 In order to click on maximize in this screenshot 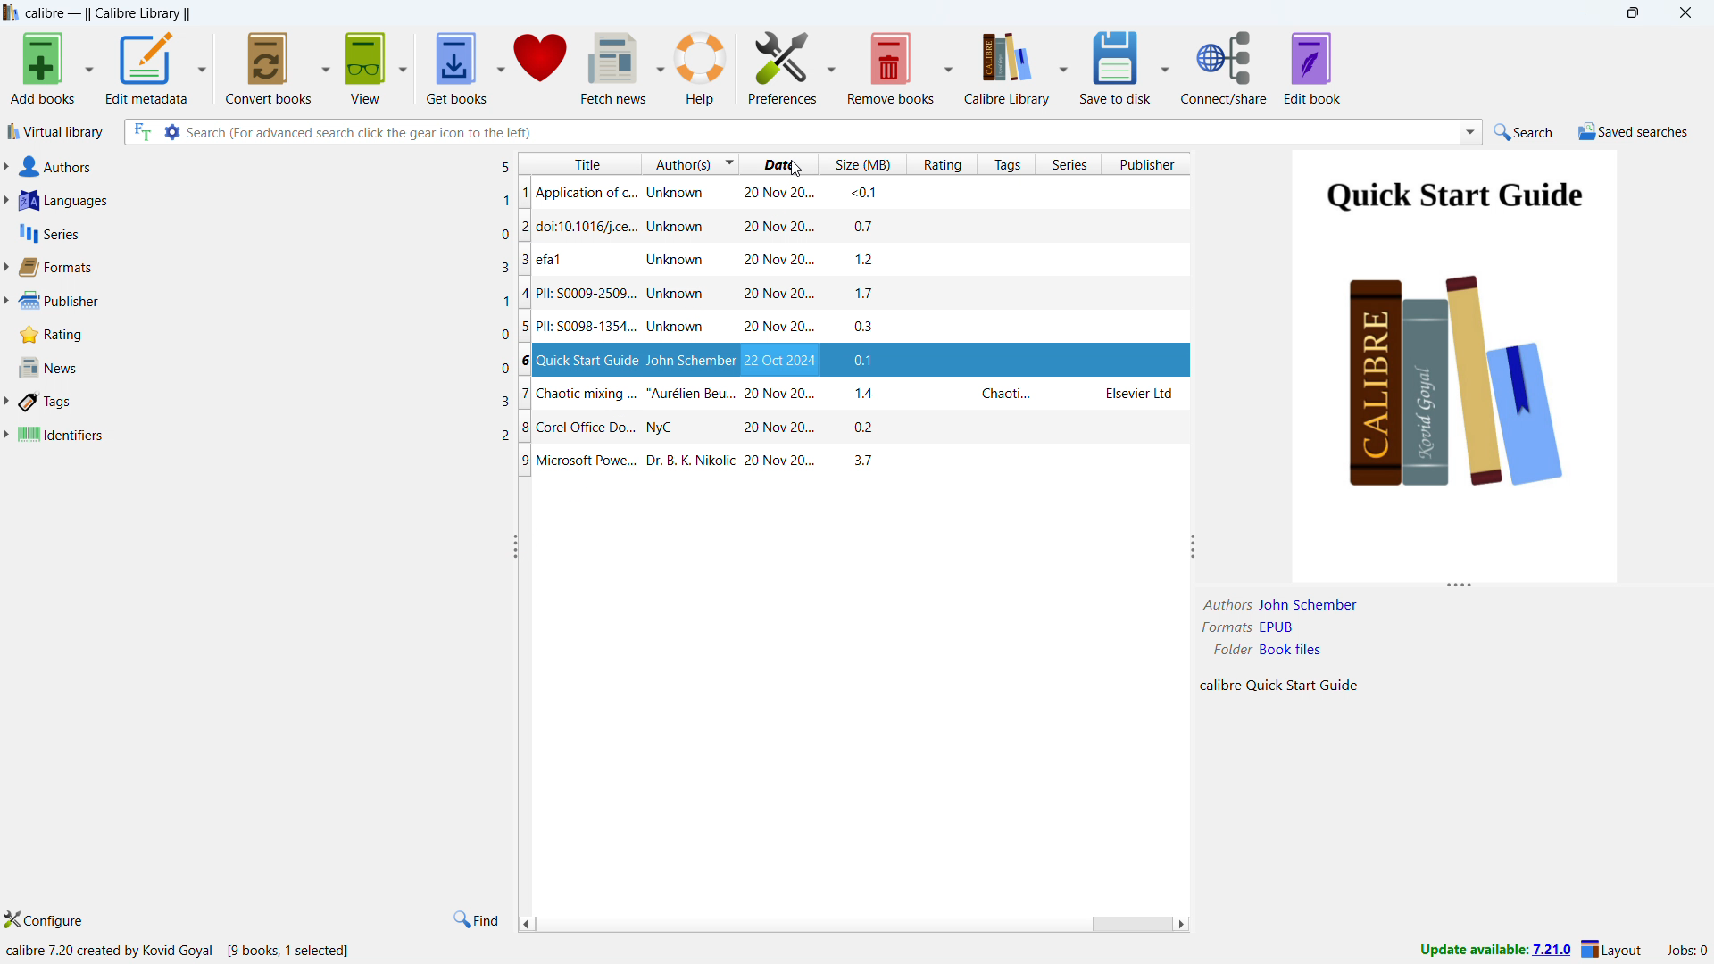, I will do `click(1631, 13)`.